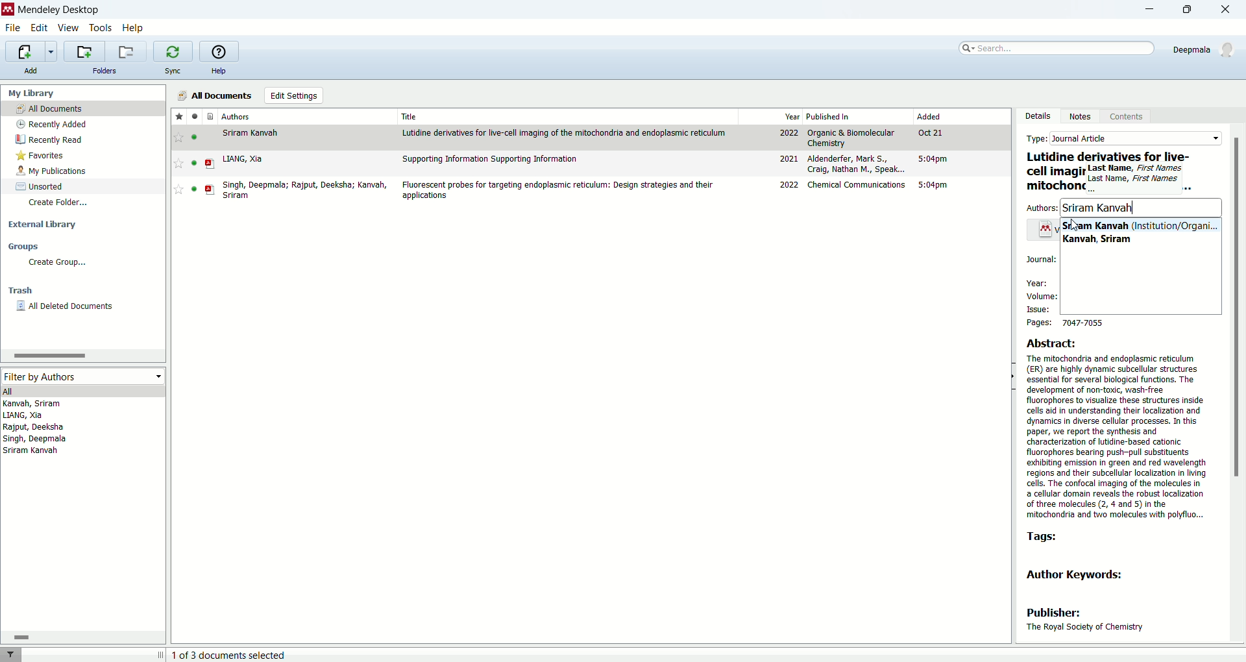 This screenshot has height=662, width=1246. What do you see at coordinates (1099, 239) in the screenshot?
I see `Kanvah, Sriram` at bounding box center [1099, 239].